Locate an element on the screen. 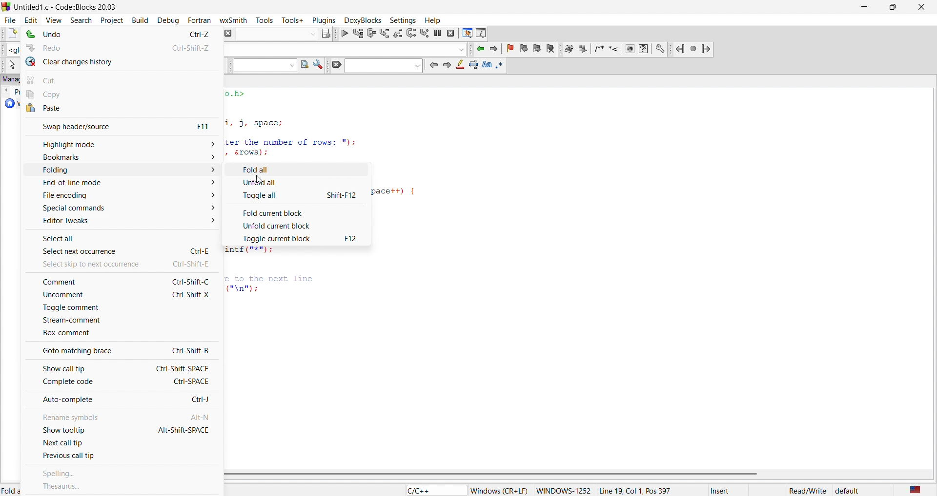 The image size is (937, 496). language is located at coordinates (433, 490).